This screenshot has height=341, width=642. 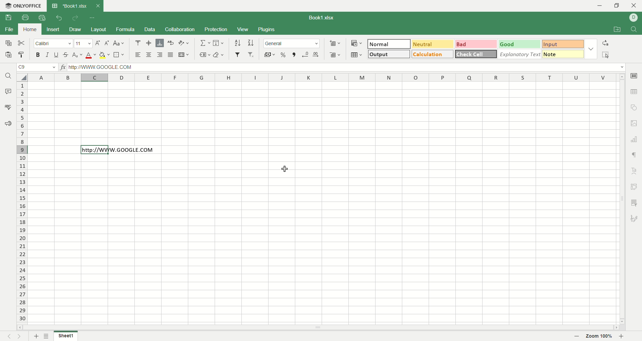 I want to click on font color, so click(x=92, y=55).